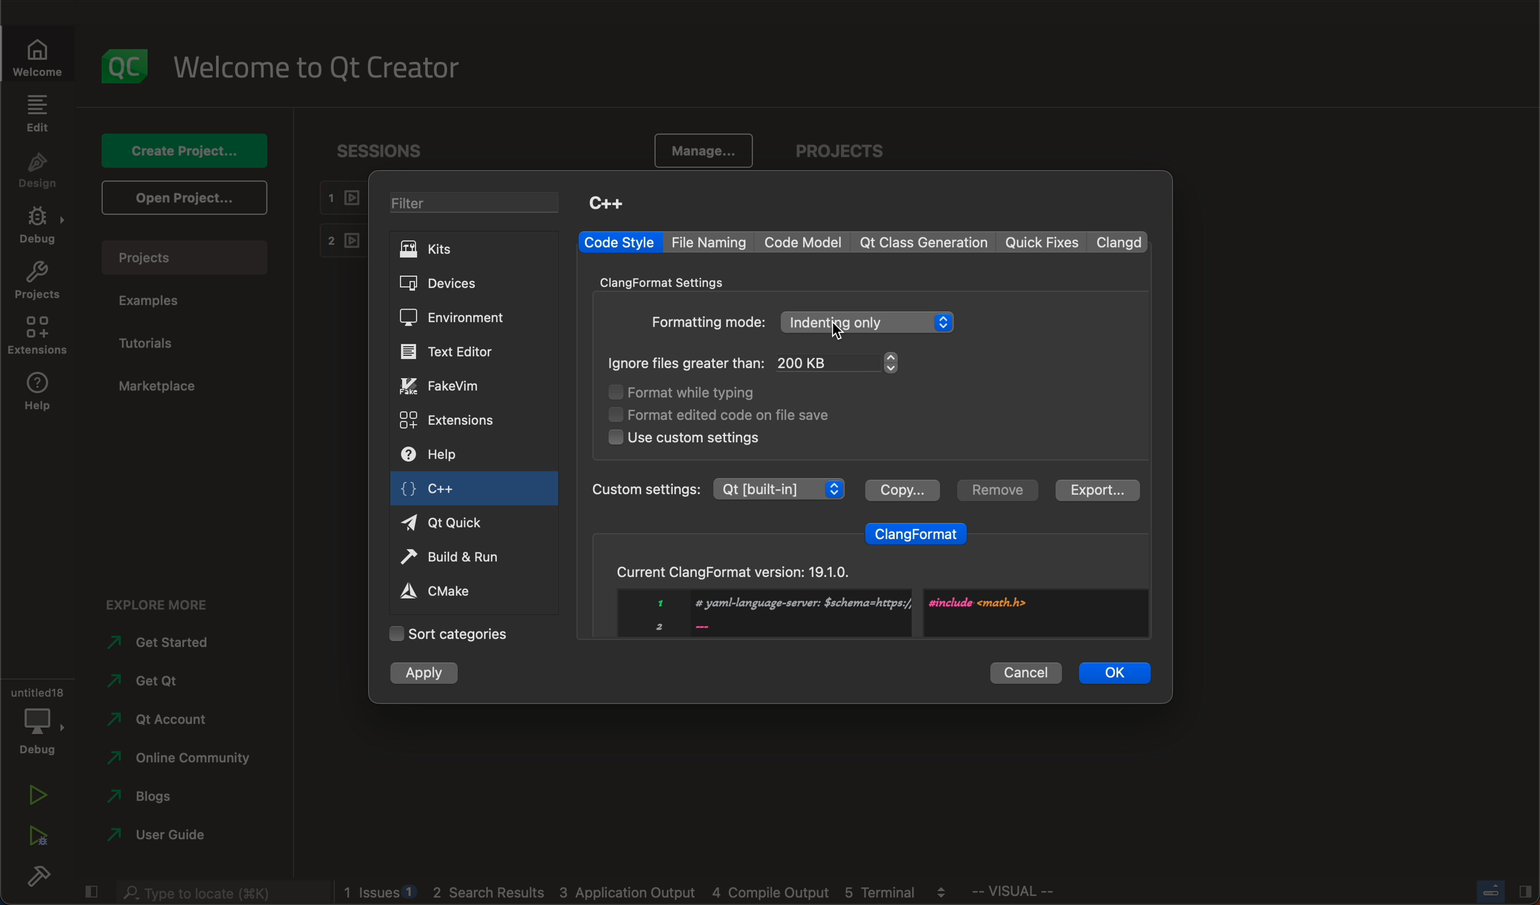 The image size is (1540, 905). I want to click on manage, so click(698, 152).